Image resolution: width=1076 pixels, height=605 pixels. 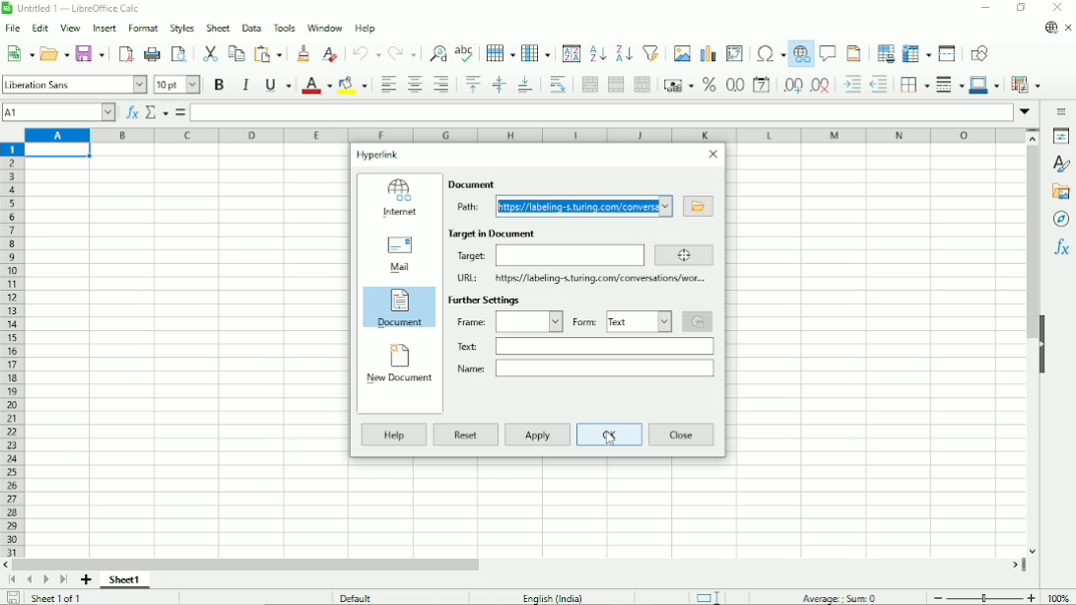 I want to click on Scroll to last sheet, so click(x=62, y=580).